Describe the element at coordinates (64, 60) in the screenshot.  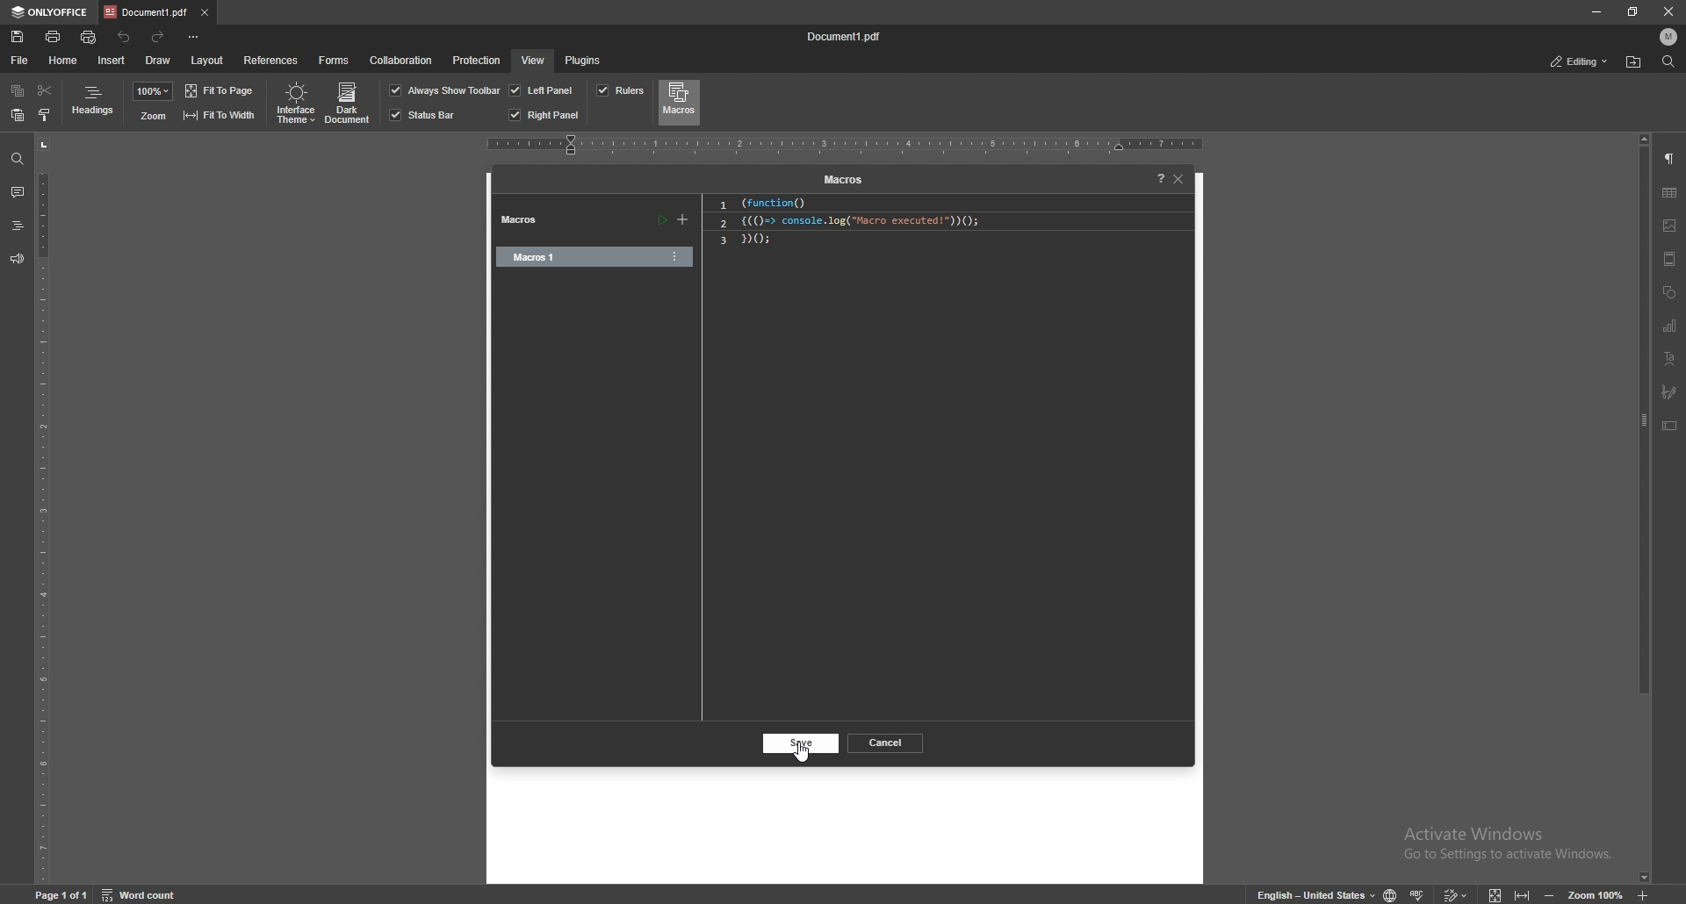
I see `home` at that location.